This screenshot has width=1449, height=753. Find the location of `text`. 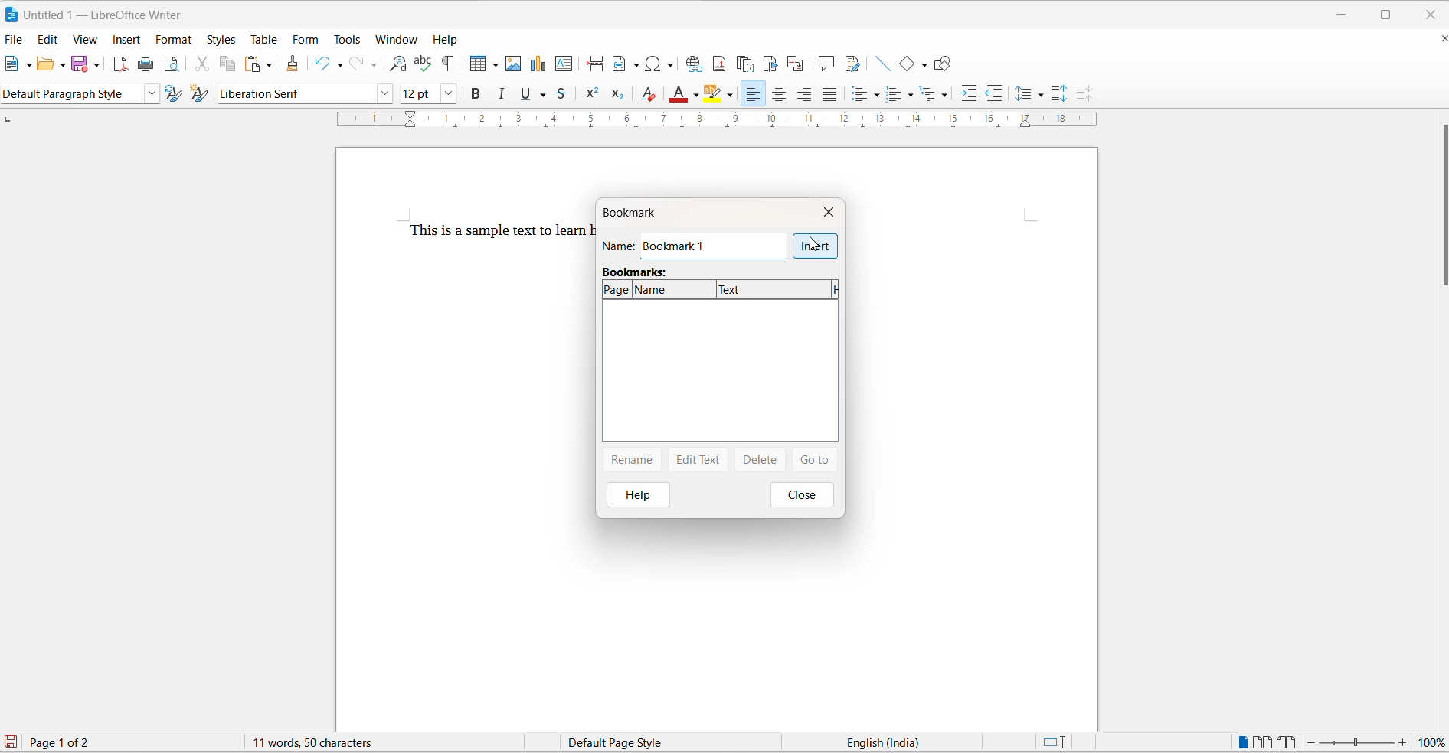

text is located at coordinates (775, 289).